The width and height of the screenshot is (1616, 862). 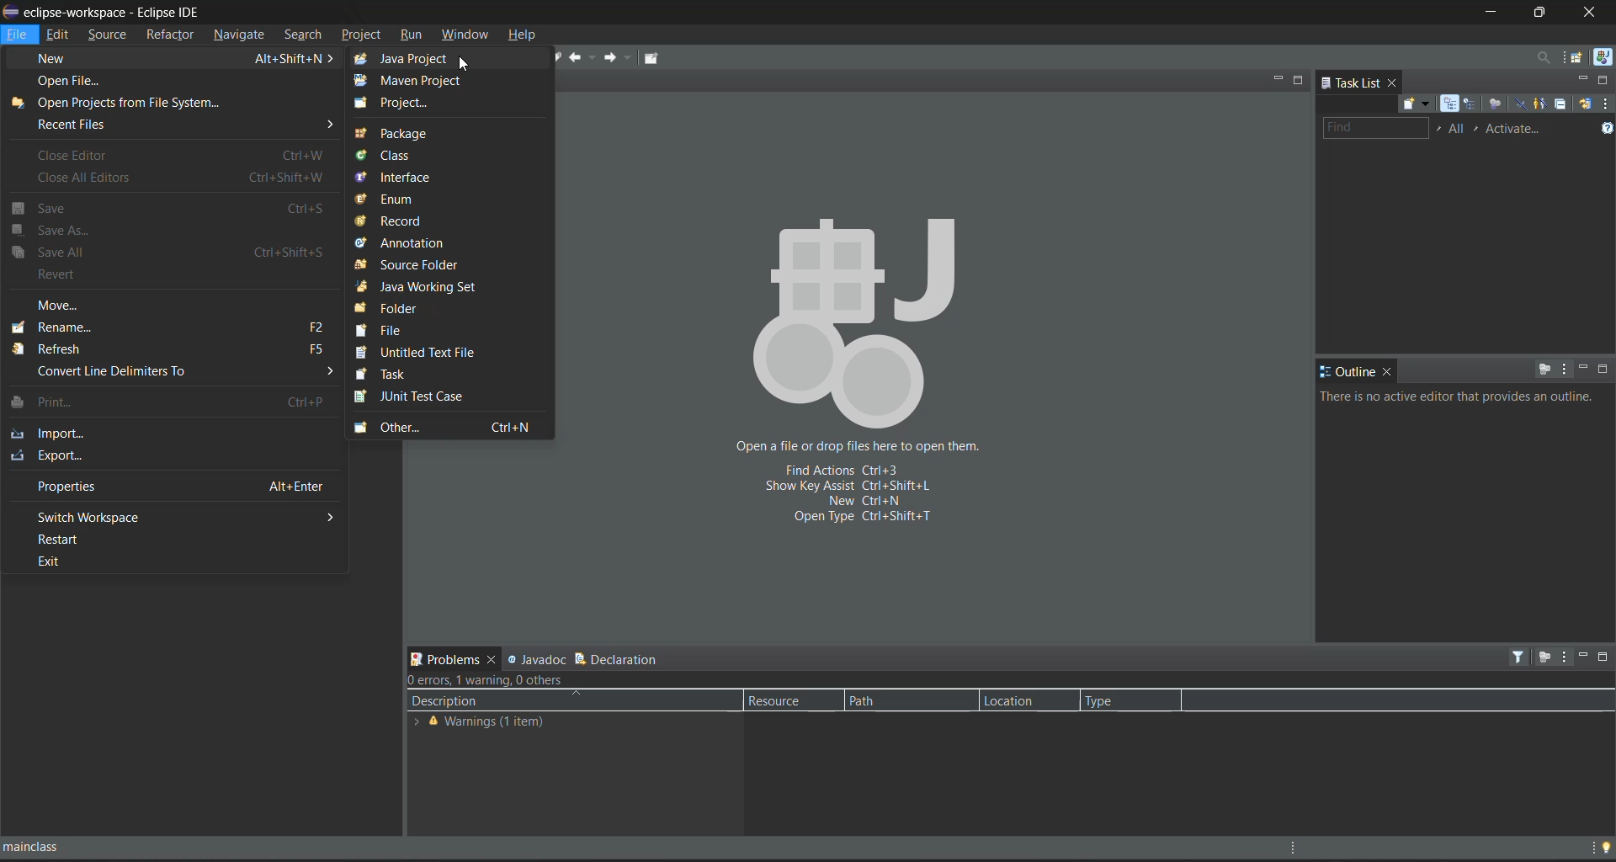 I want to click on file, so click(x=391, y=331).